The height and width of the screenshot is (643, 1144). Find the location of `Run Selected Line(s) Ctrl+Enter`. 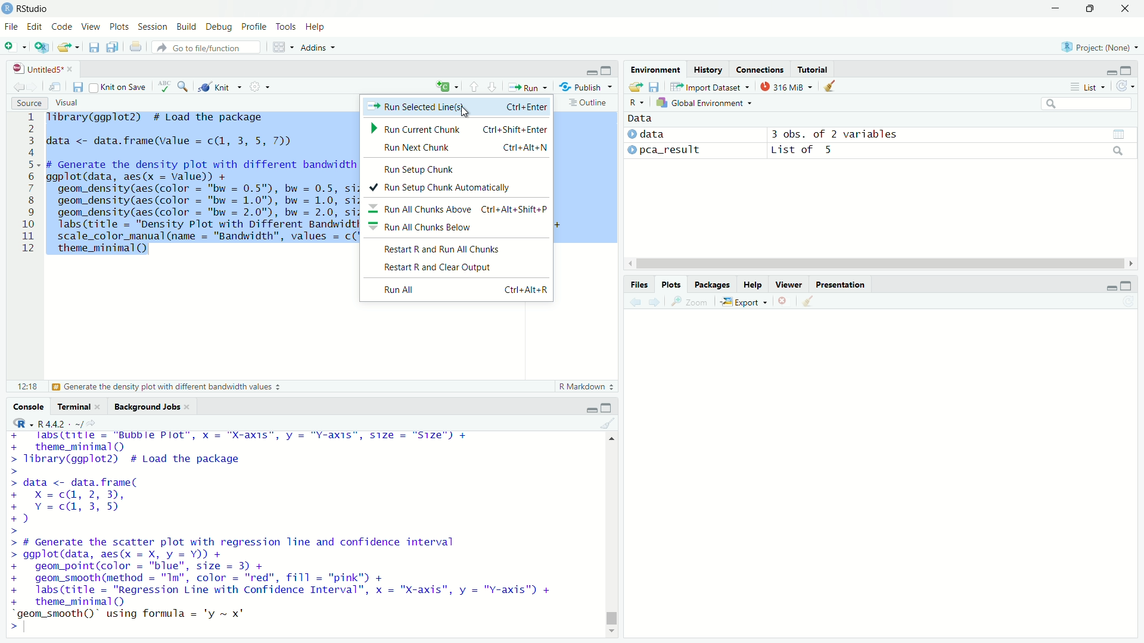

Run Selected Line(s) Ctrl+Enter is located at coordinates (457, 107).